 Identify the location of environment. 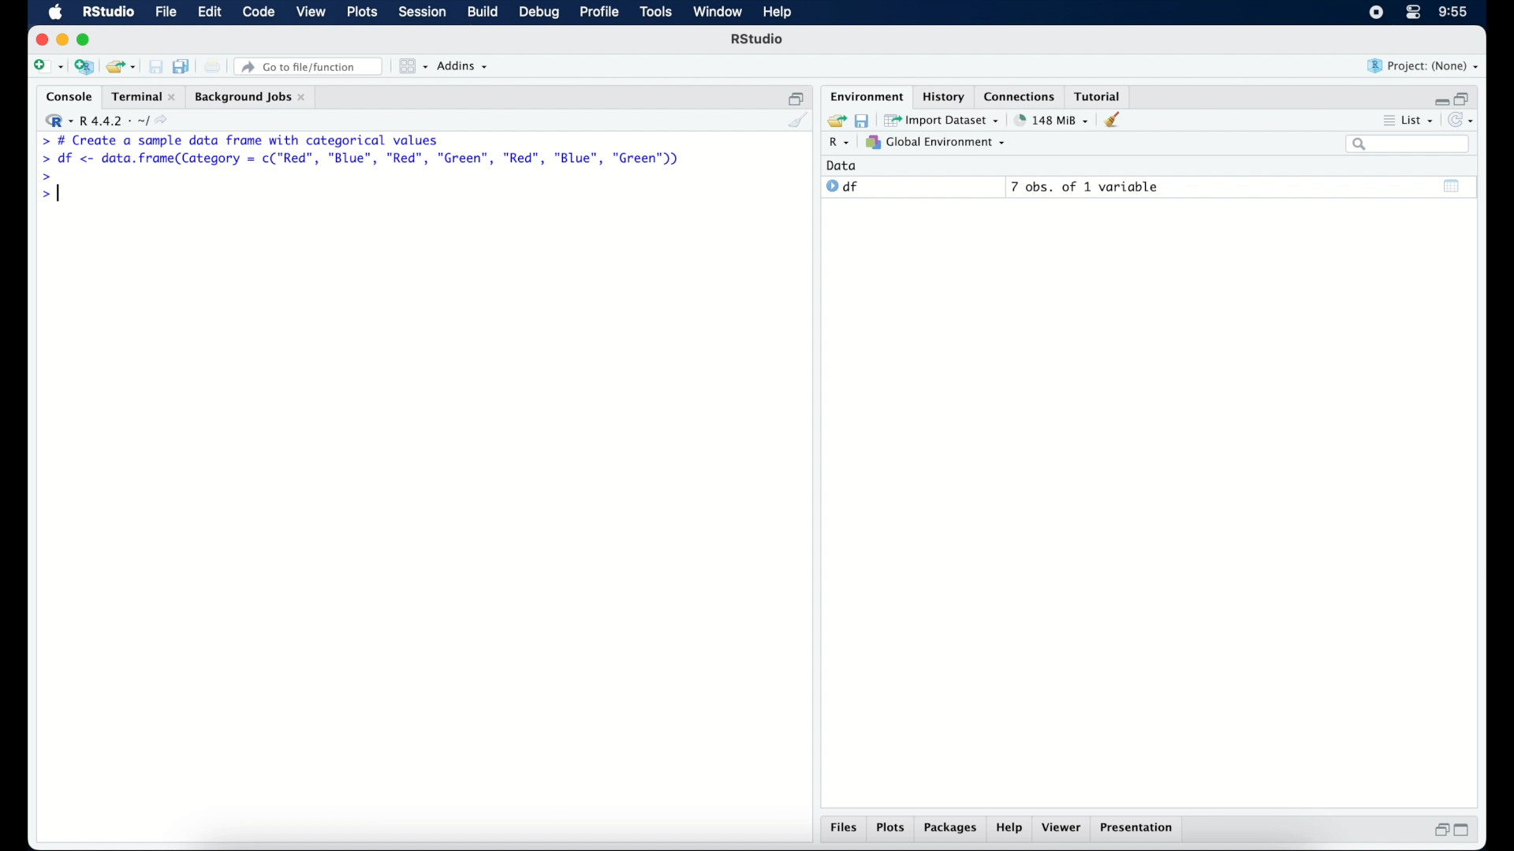
(866, 95).